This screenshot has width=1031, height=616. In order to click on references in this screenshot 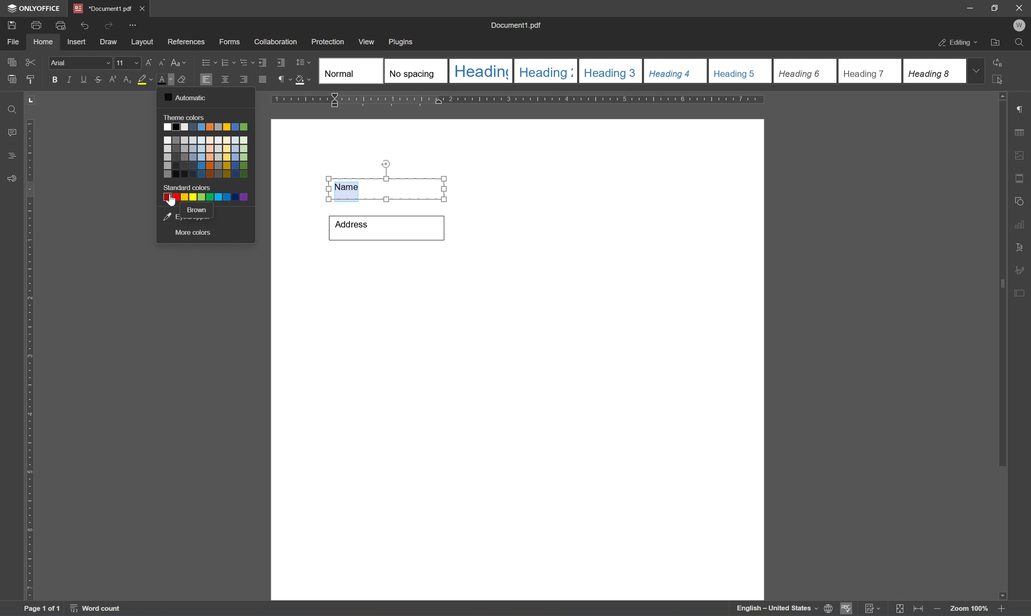, I will do `click(186, 42)`.